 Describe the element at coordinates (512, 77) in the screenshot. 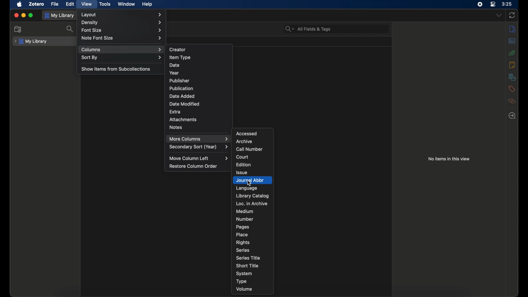

I see `libraries` at that location.